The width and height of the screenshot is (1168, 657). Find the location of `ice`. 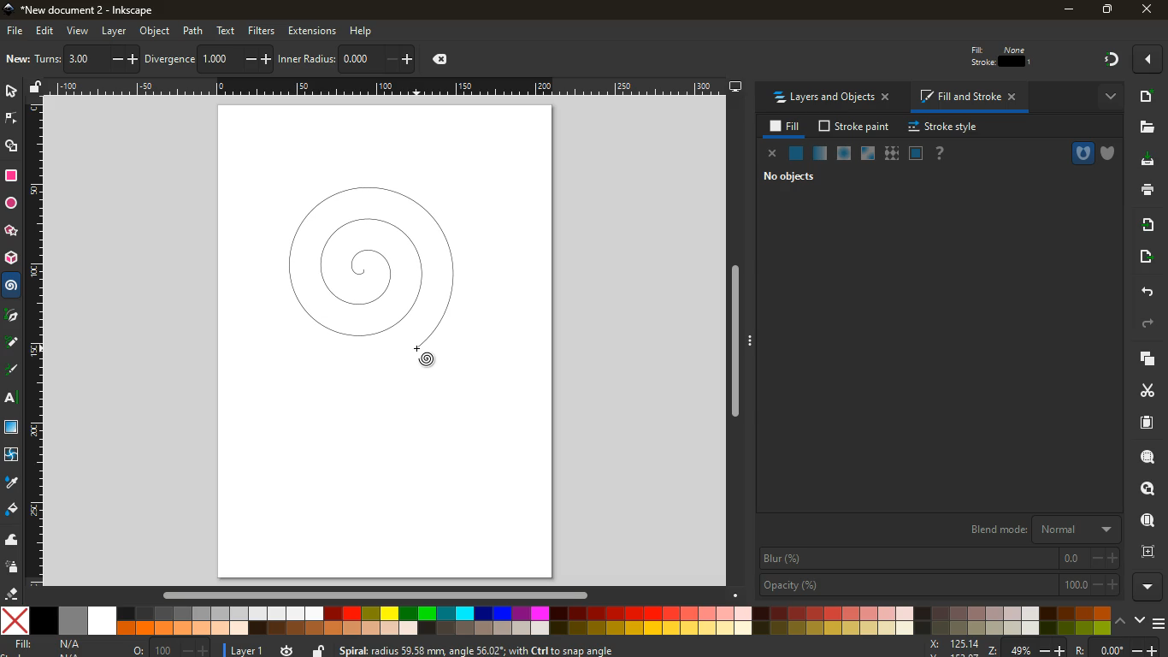

ice is located at coordinates (841, 154).